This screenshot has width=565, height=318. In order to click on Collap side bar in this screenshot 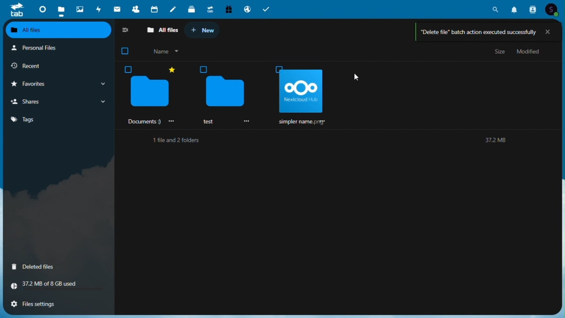, I will do `click(126, 31)`.